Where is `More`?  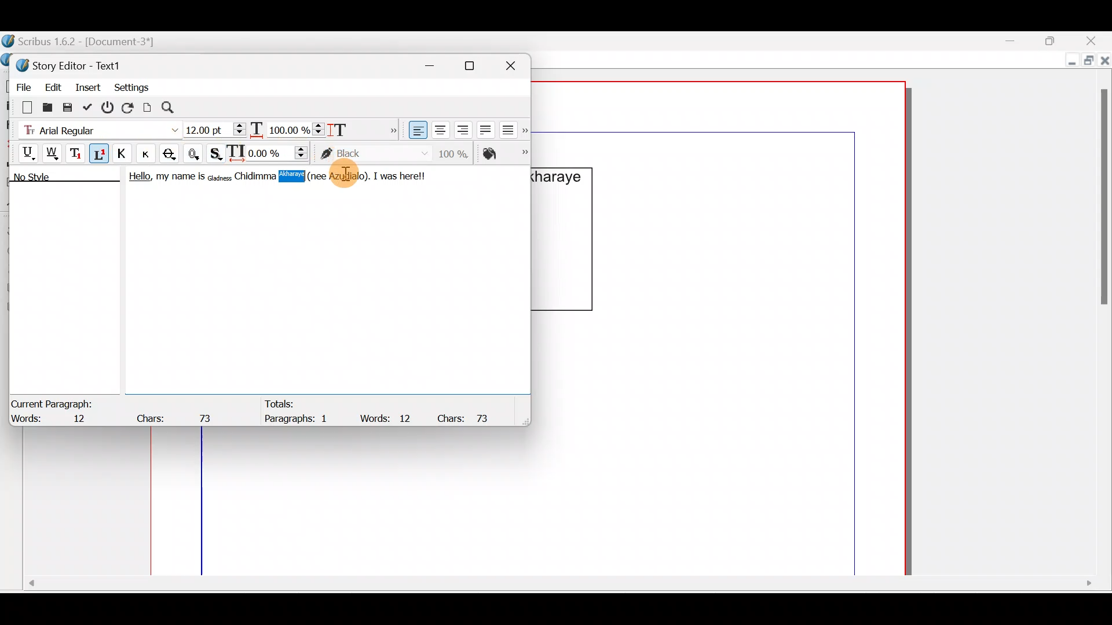 More is located at coordinates (390, 128).